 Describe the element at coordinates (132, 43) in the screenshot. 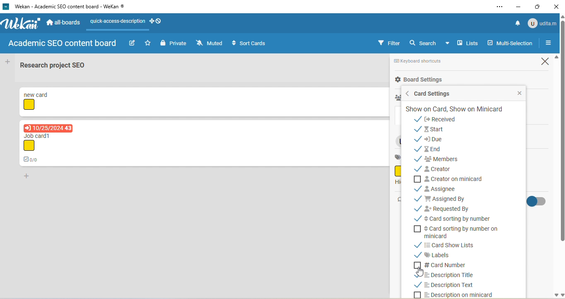

I see `edit` at that location.